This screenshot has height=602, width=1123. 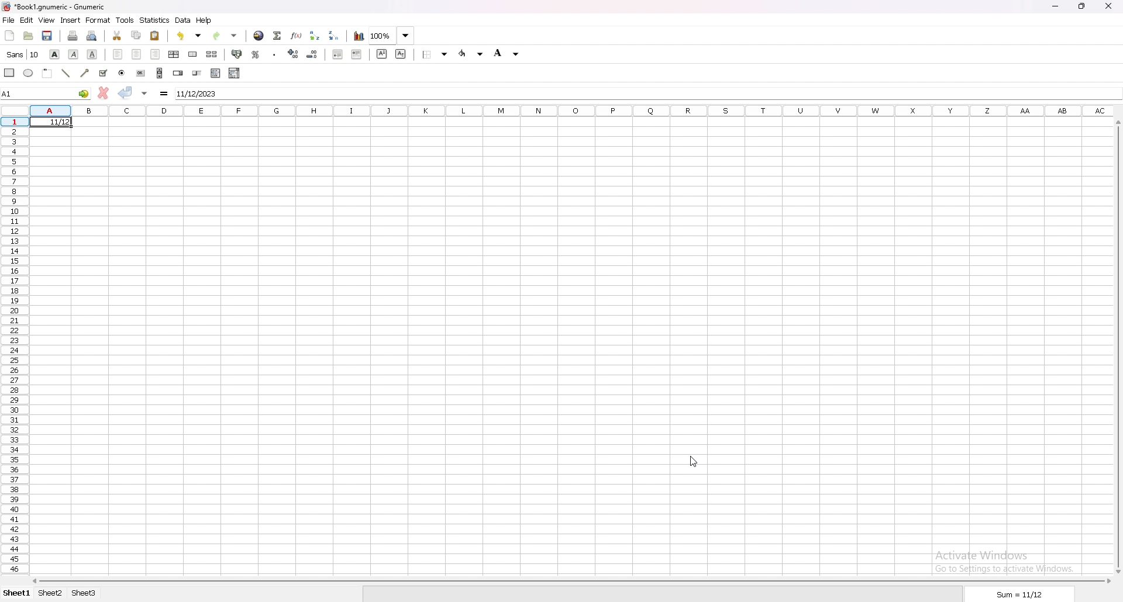 I want to click on close, so click(x=1110, y=6).